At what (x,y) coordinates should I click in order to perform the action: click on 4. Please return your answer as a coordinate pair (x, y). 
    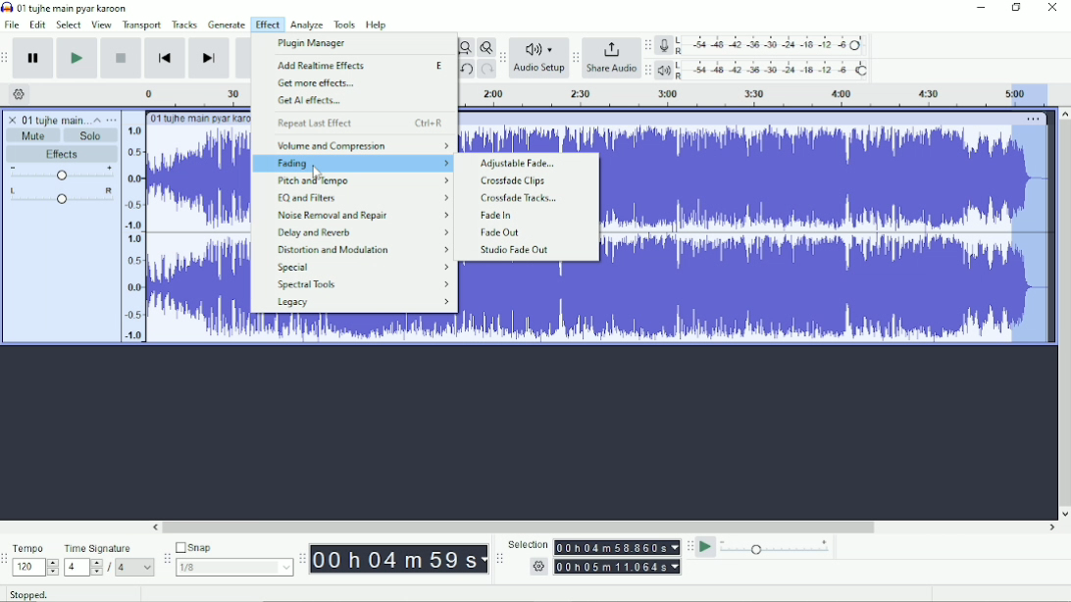
    Looking at the image, I should click on (82, 569).